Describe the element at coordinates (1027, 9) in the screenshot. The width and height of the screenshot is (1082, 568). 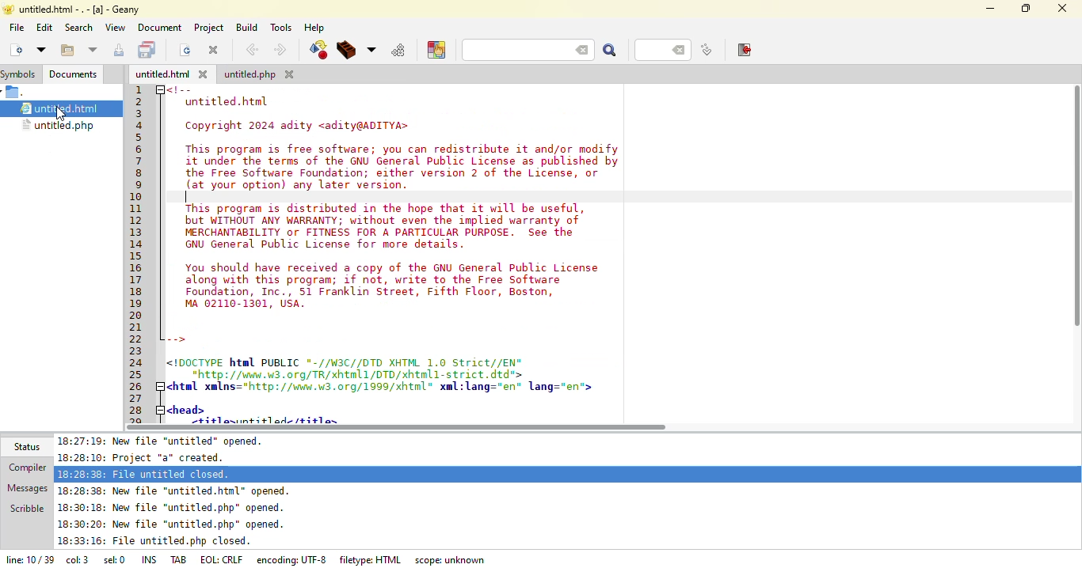
I see `maximize` at that location.